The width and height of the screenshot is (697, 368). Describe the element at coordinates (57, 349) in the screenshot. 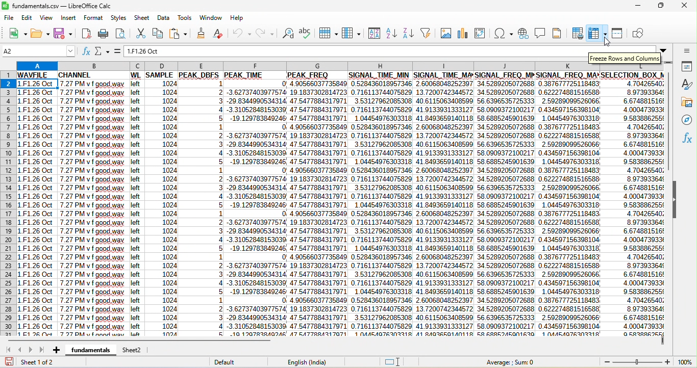

I see `add sheet` at that location.